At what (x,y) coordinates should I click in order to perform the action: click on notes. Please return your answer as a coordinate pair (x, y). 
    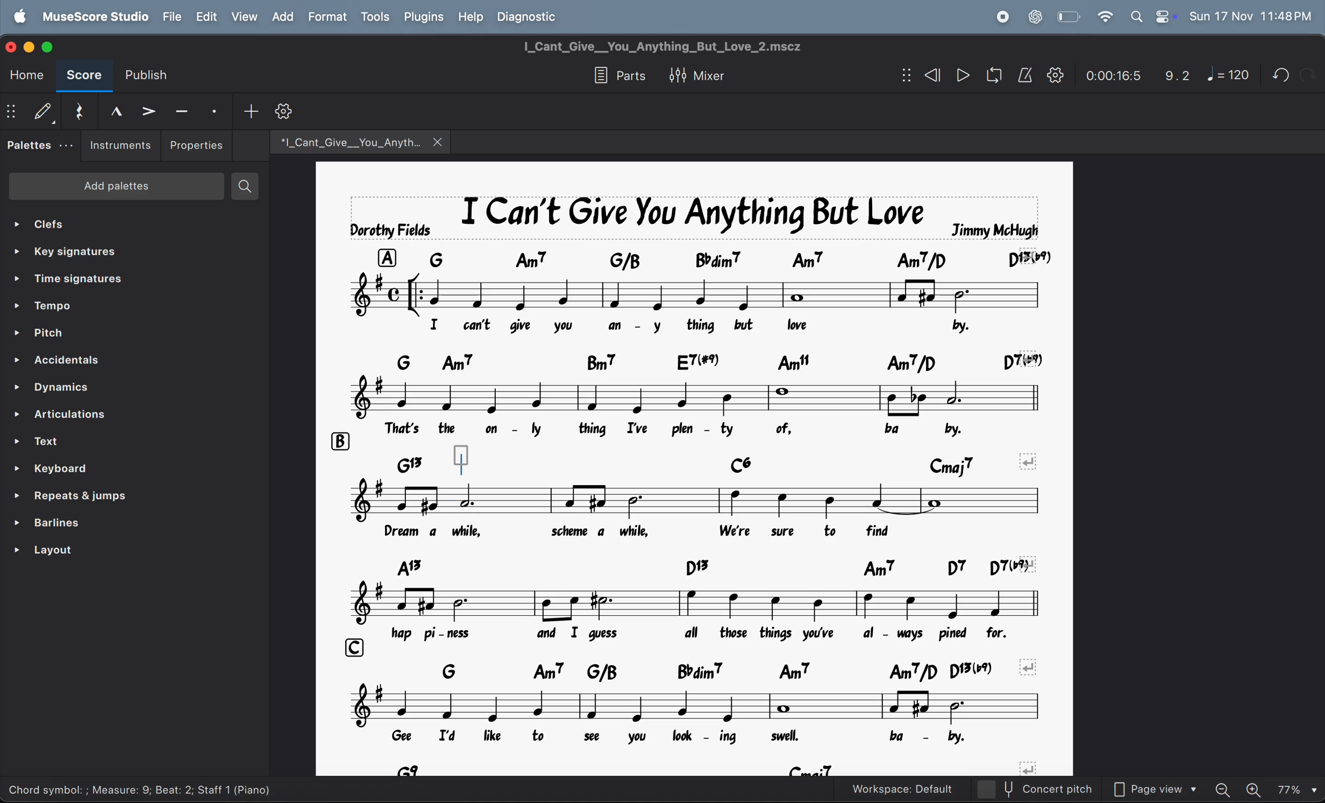
    Looking at the image, I should click on (696, 604).